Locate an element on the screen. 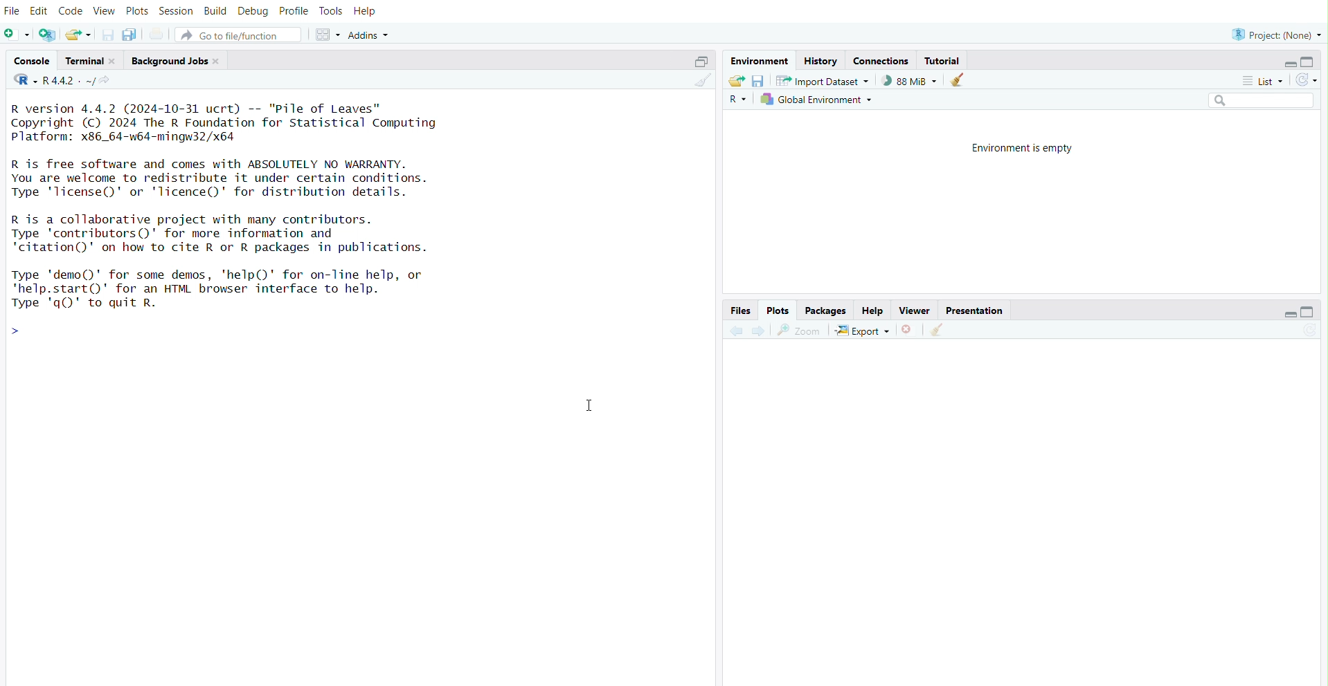  language change is located at coordinates (20, 80).